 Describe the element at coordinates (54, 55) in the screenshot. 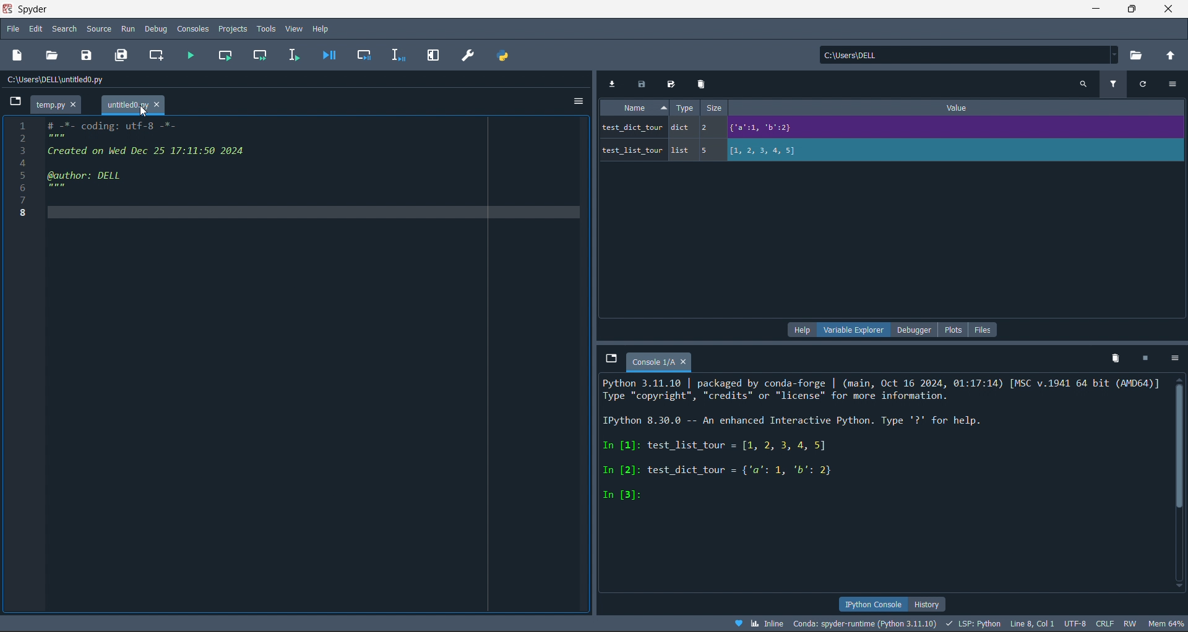

I see `open file` at that location.